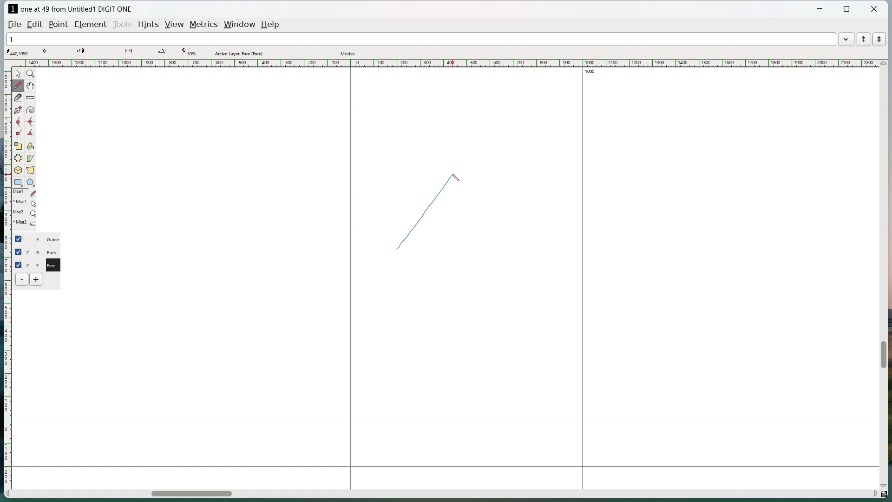  Describe the element at coordinates (175, 25) in the screenshot. I see `view` at that location.